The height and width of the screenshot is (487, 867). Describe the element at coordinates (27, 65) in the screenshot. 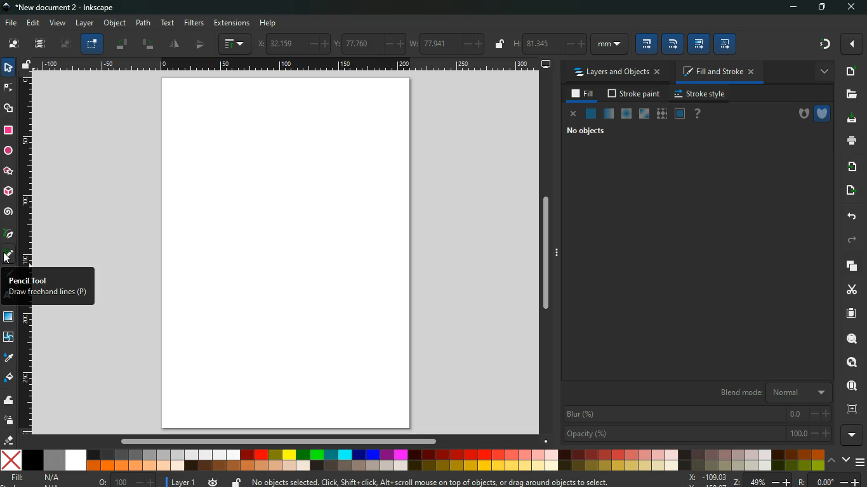

I see `unlock` at that location.